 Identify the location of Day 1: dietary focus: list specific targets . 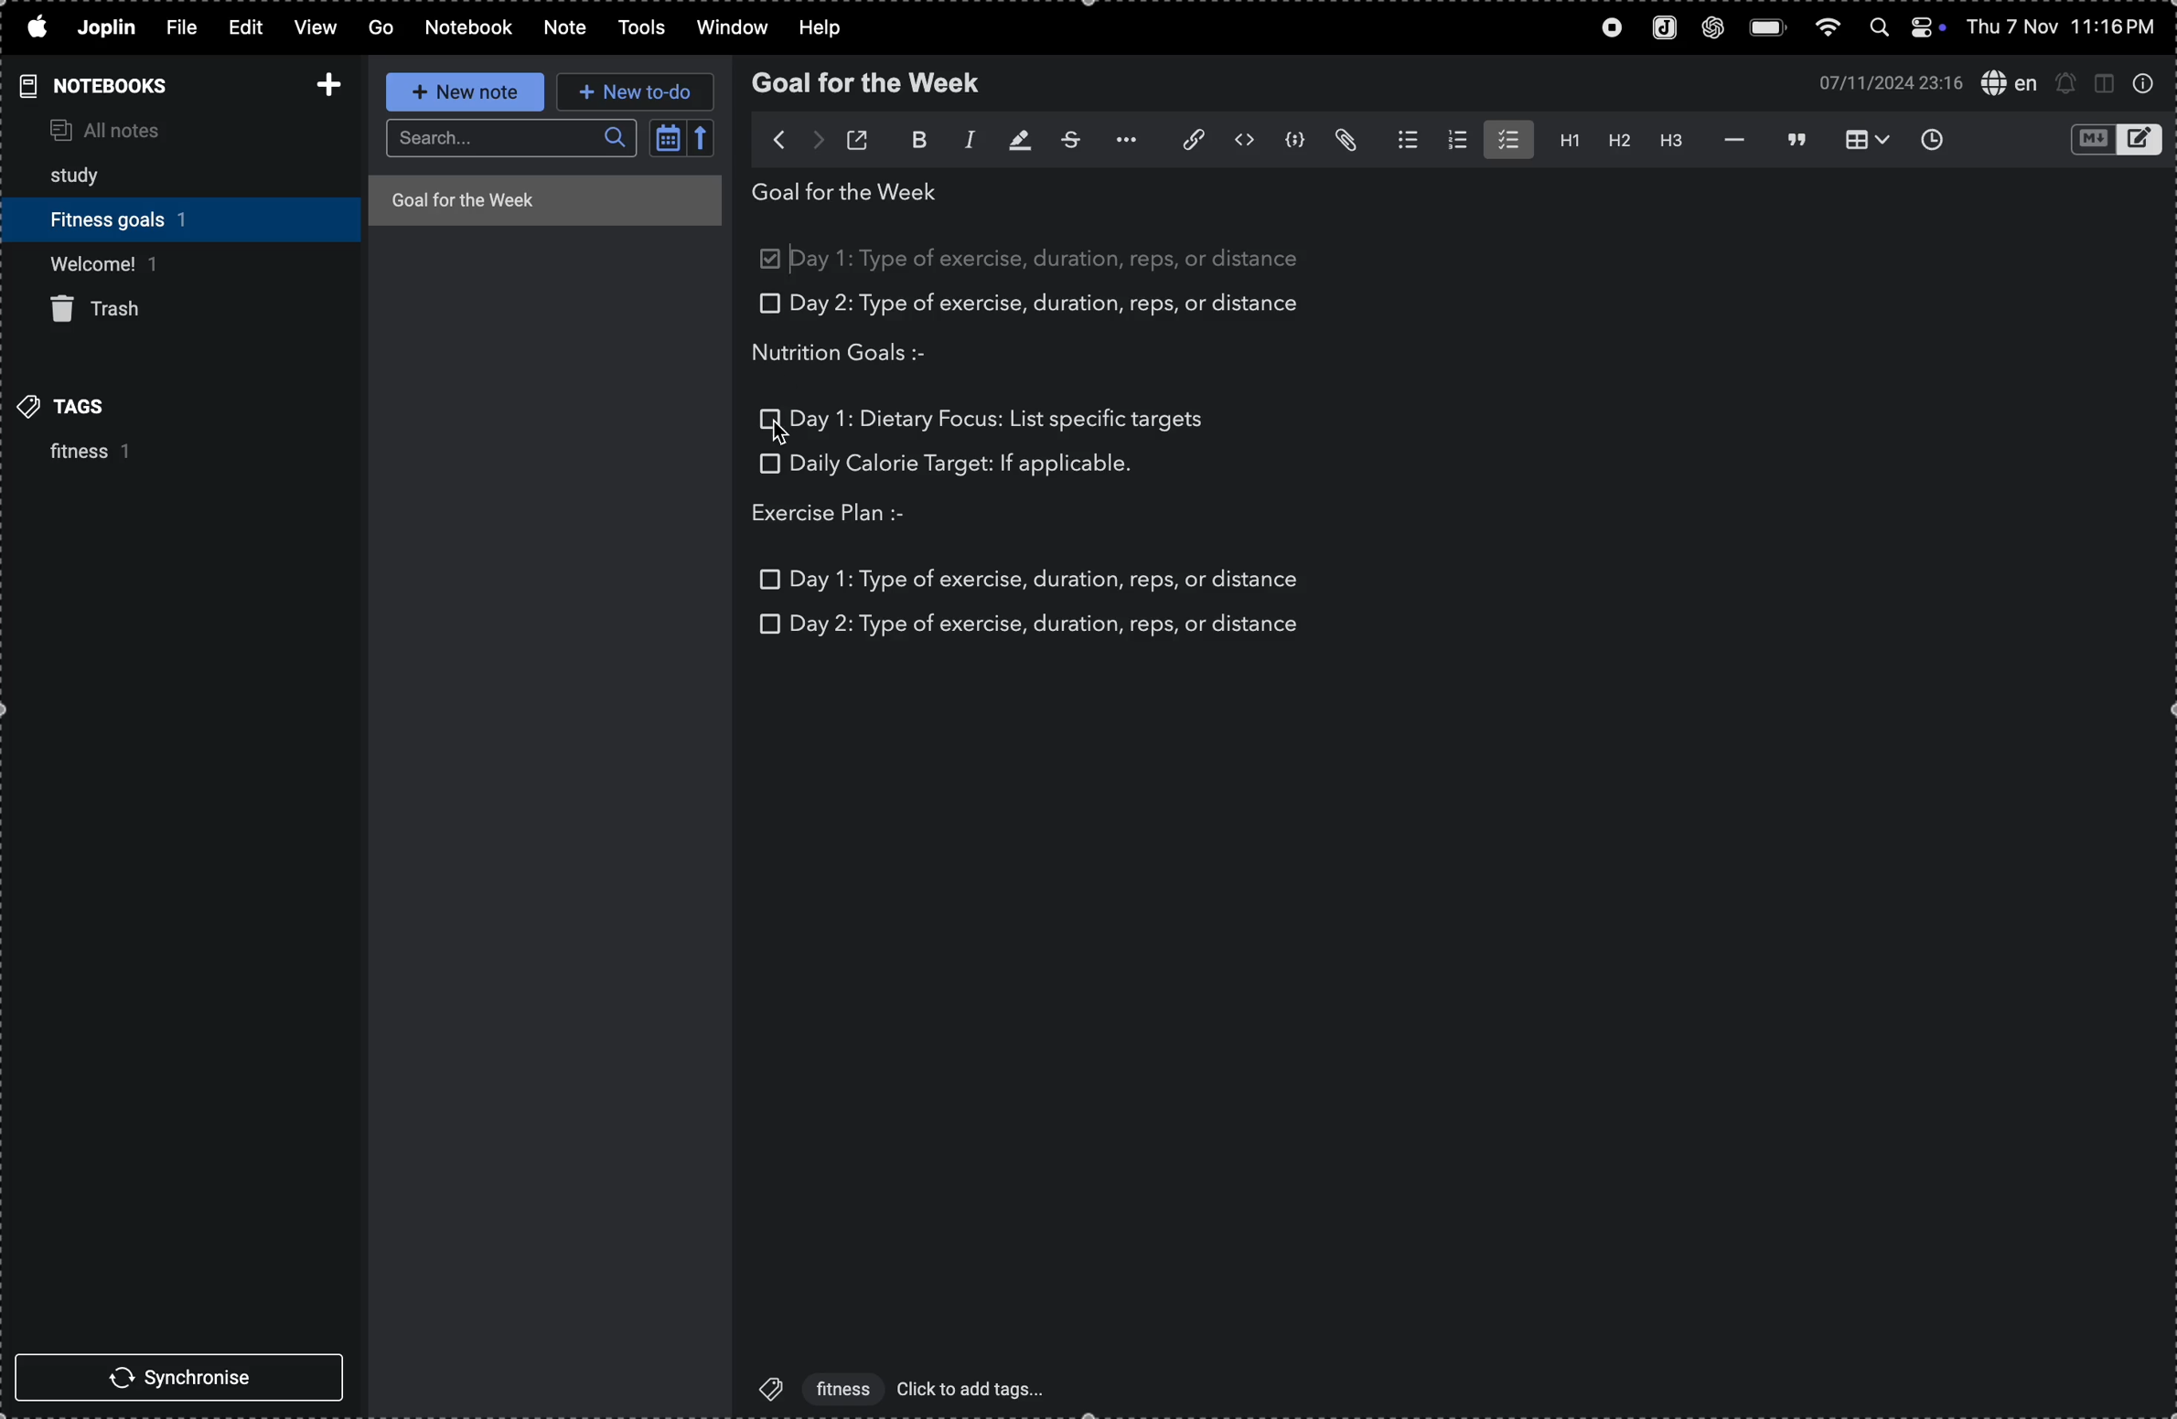
(999, 417).